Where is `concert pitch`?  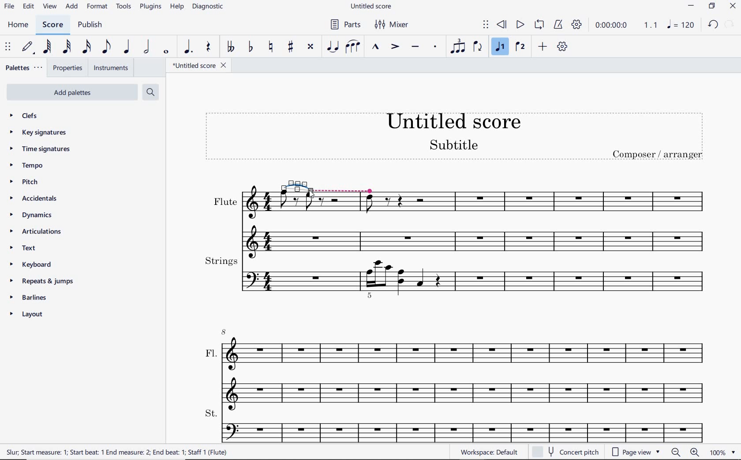
concert pitch is located at coordinates (566, 452).